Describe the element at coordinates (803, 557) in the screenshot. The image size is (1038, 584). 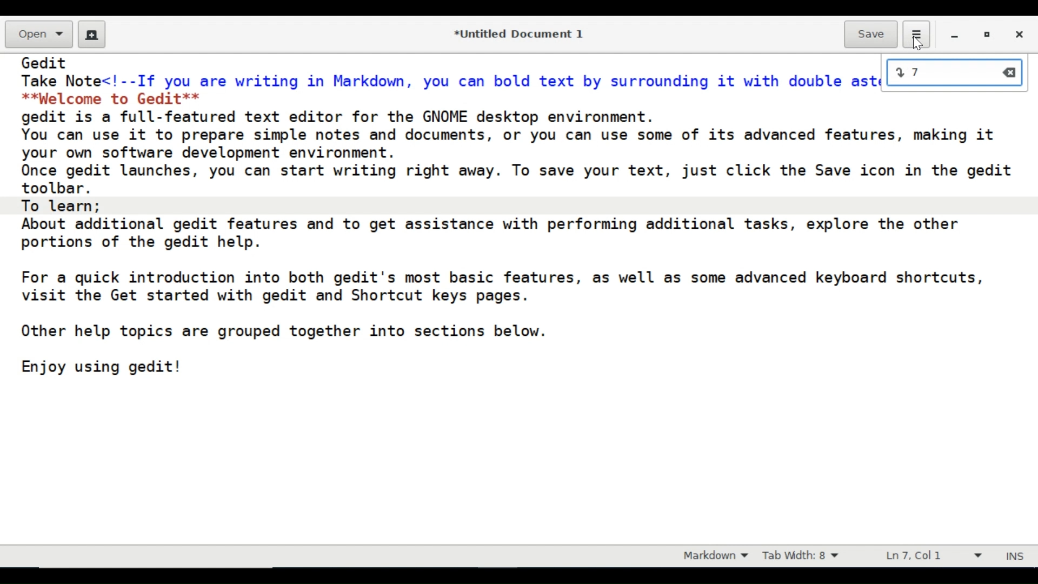
I see `Tab Width` at that location.